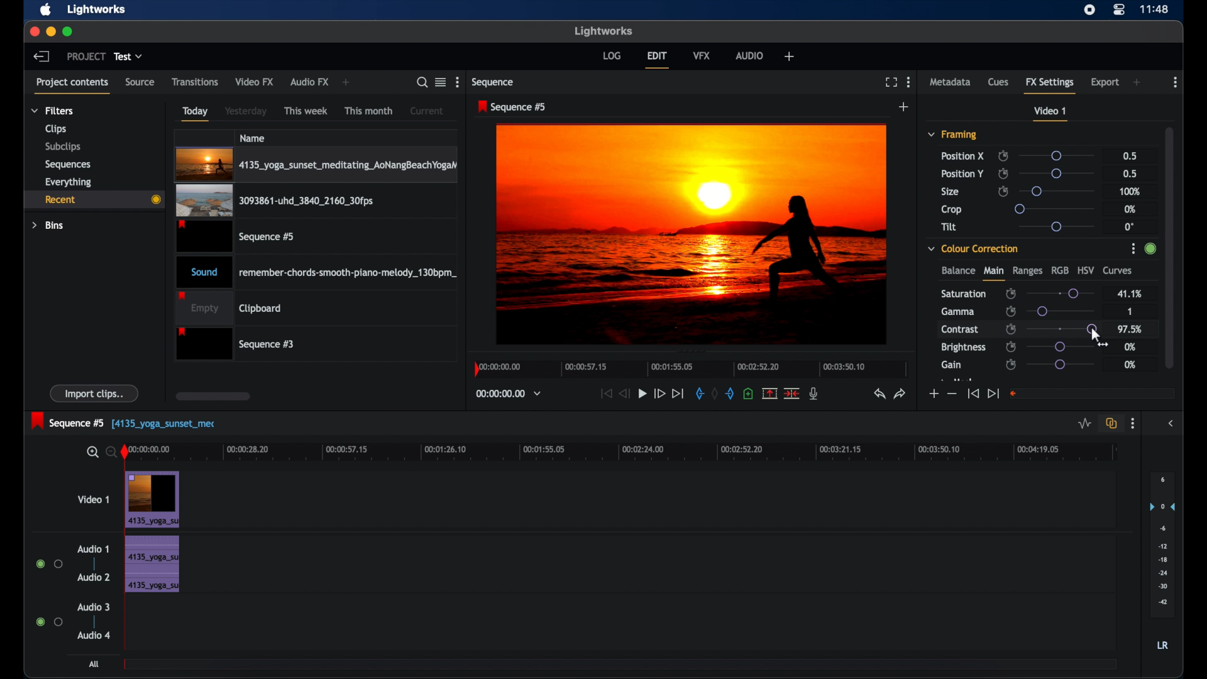 The height and width of the screenshot is (679, 1207). What do you see at coordinates (699, 393) in the screenshot?
I see `in mark` at bounding box center [699, 393].